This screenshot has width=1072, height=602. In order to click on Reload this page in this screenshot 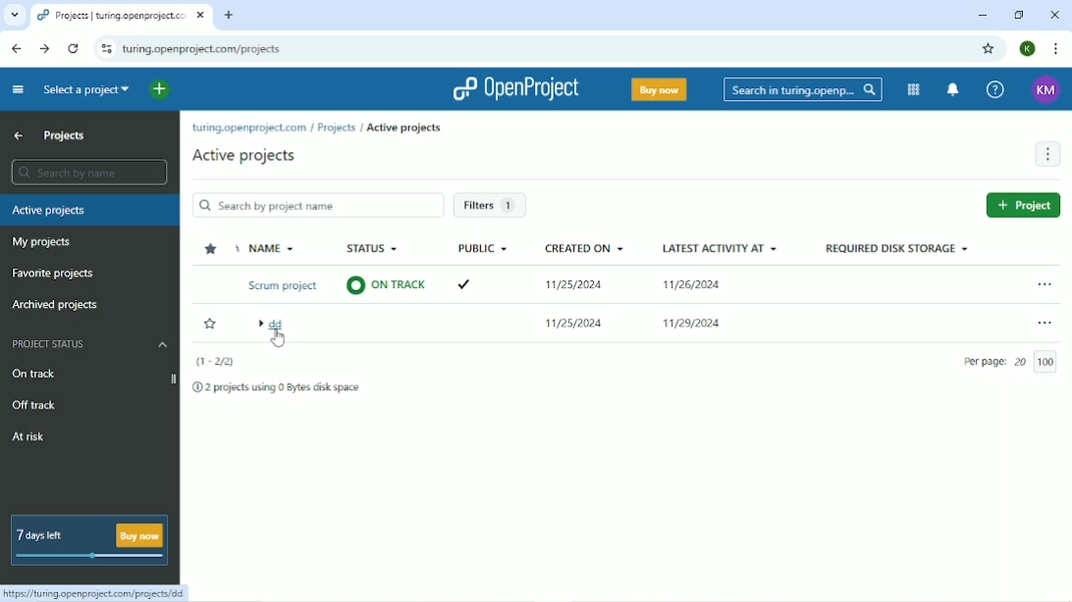, I will do `click(75, 49)`.